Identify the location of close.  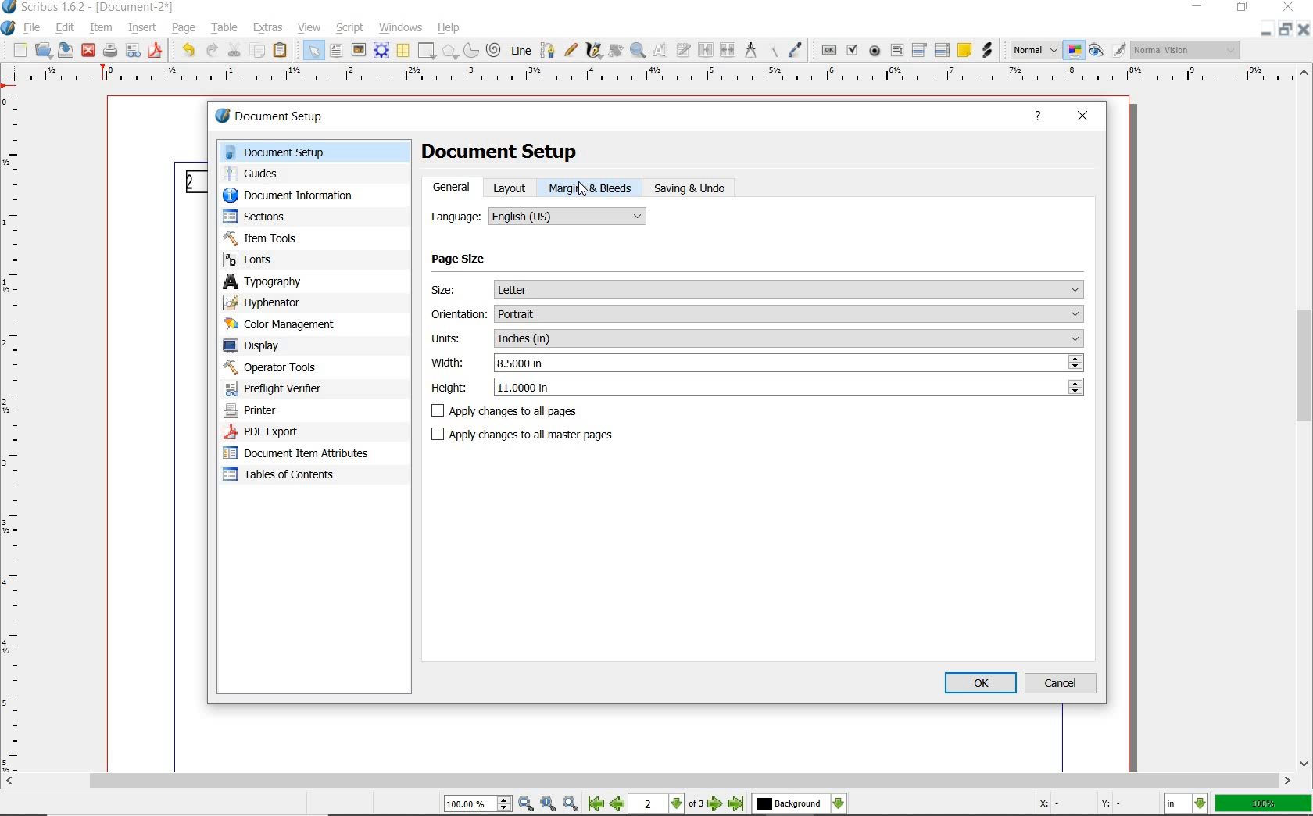
(1085, 114).